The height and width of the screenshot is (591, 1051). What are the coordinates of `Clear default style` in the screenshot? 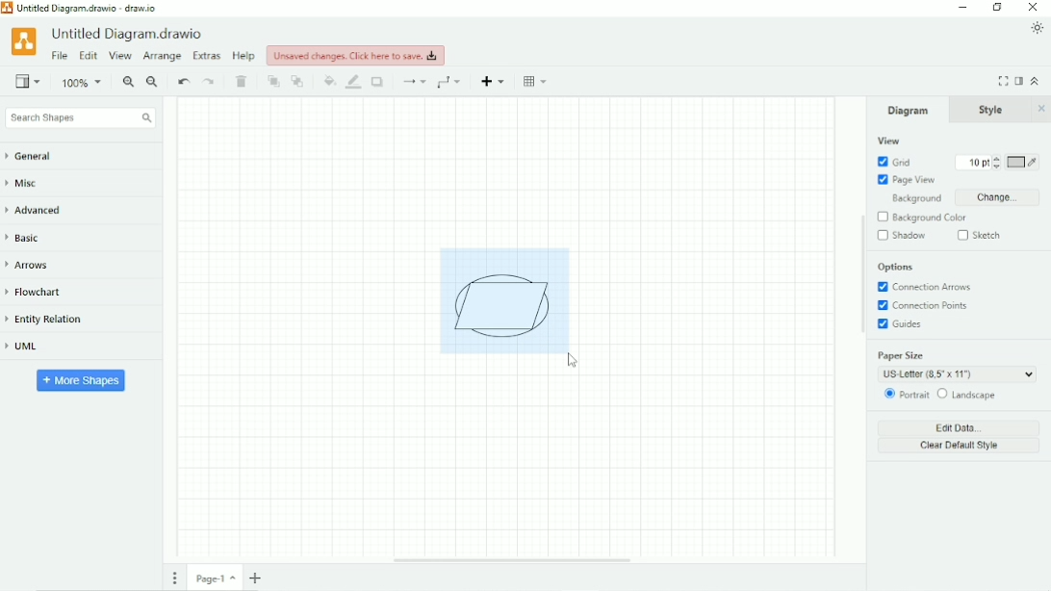 It's located at (960, 447).